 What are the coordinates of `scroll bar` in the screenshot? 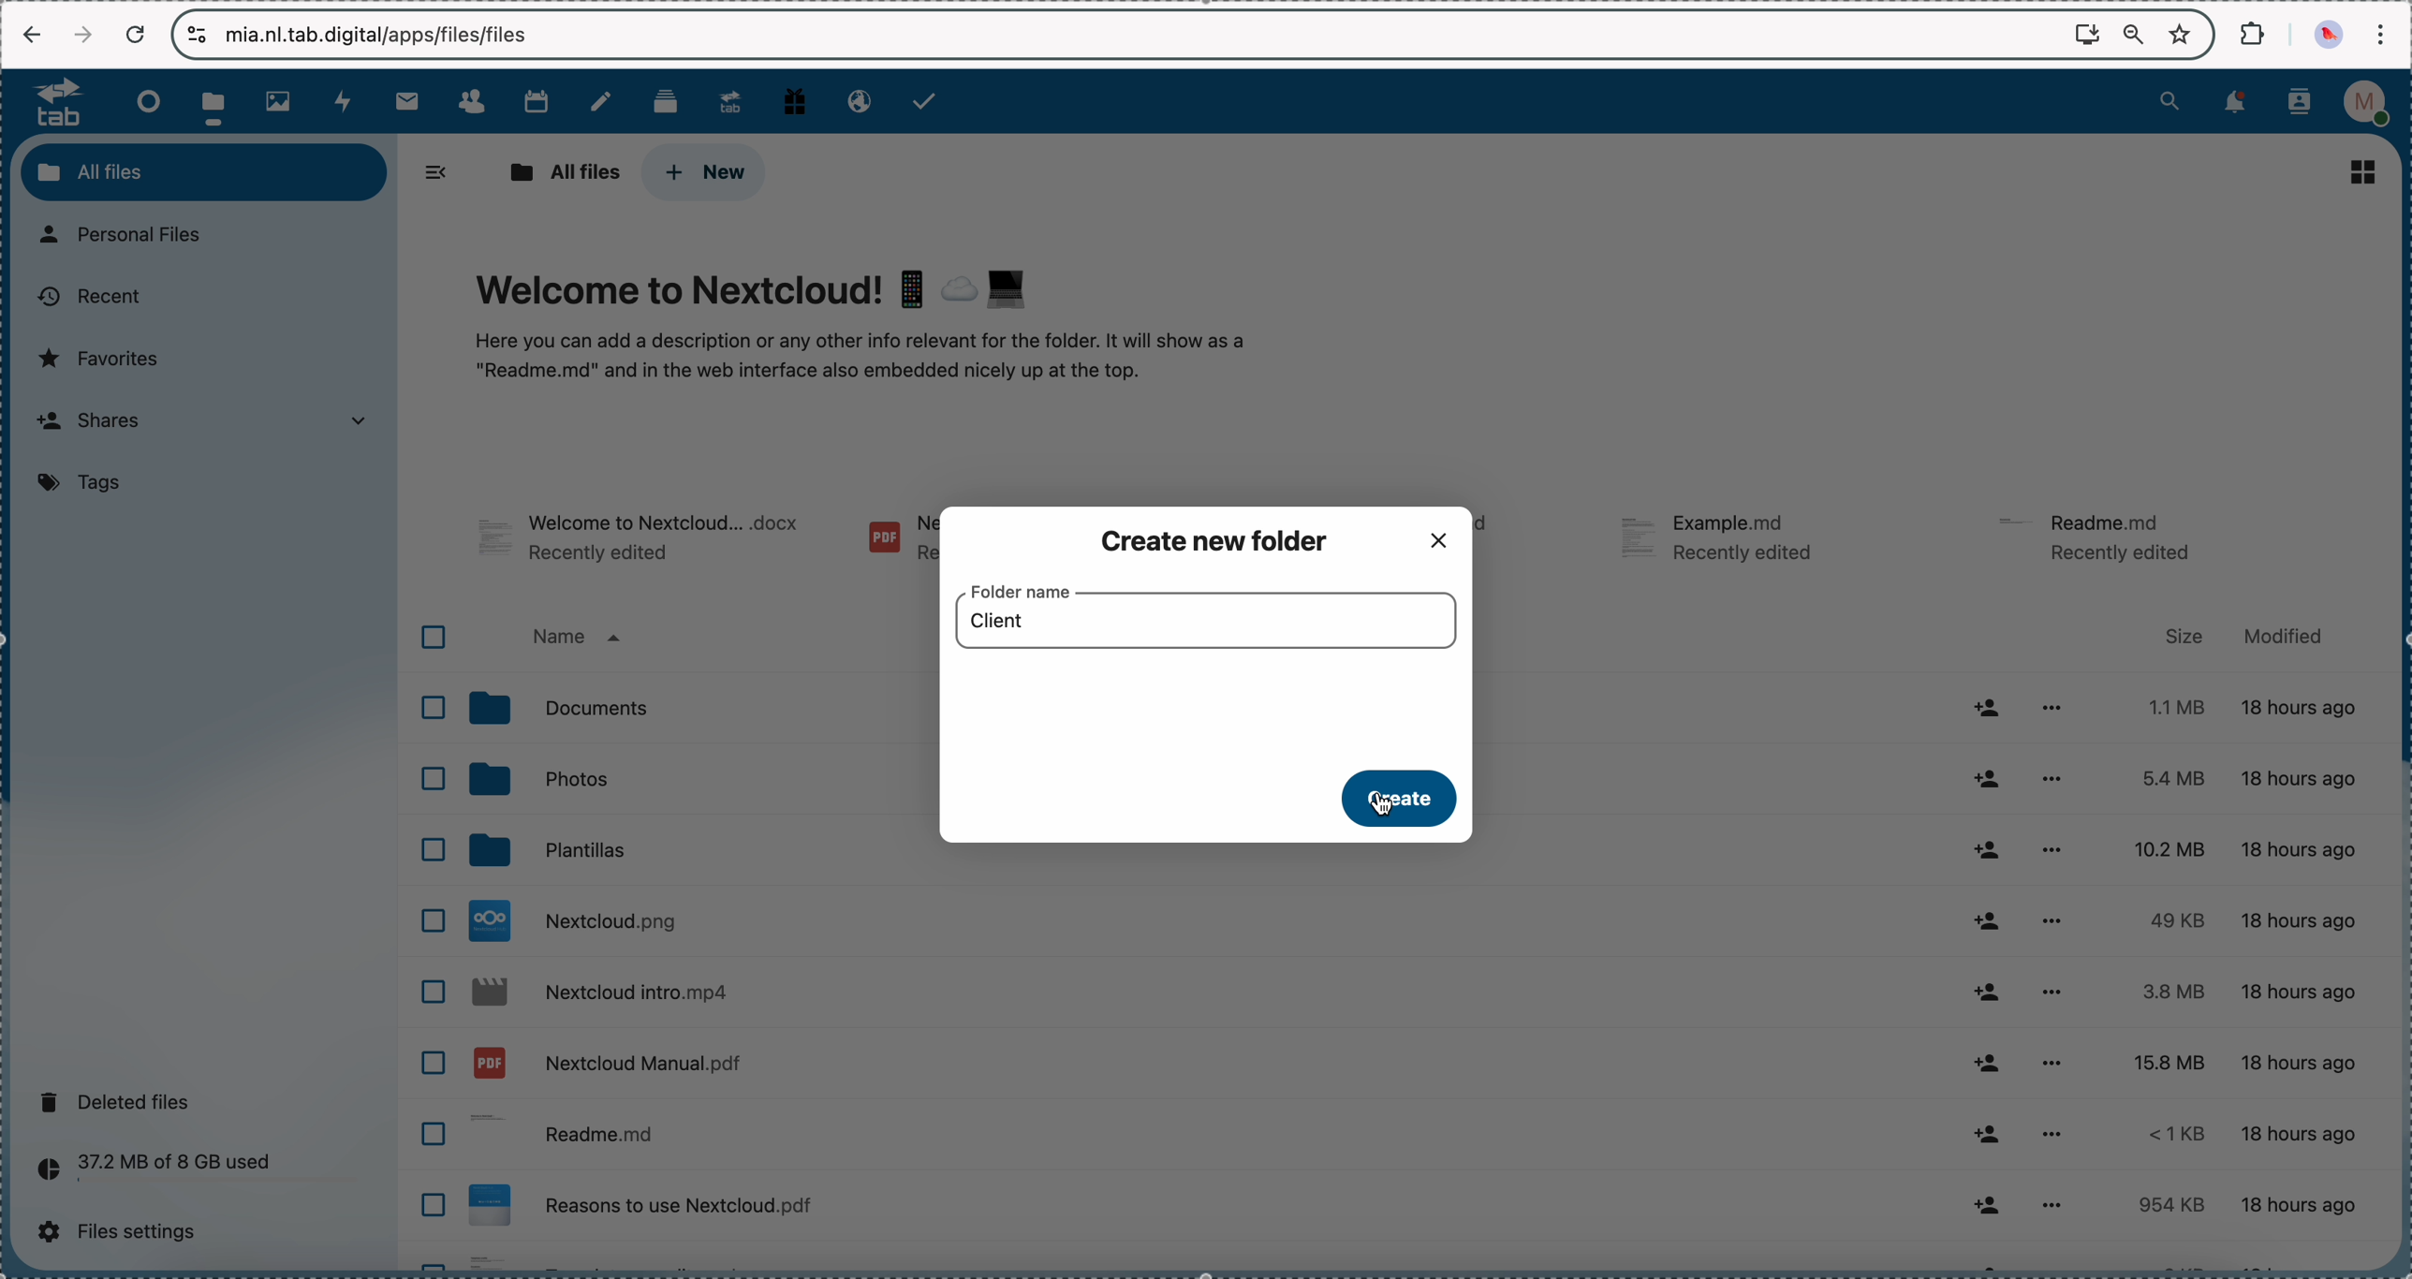 It's located at (2397, 497).